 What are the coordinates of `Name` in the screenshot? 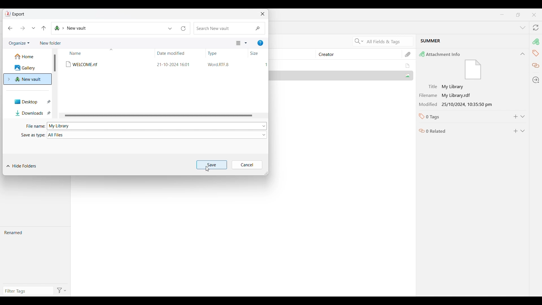 It's located at (107, 53).